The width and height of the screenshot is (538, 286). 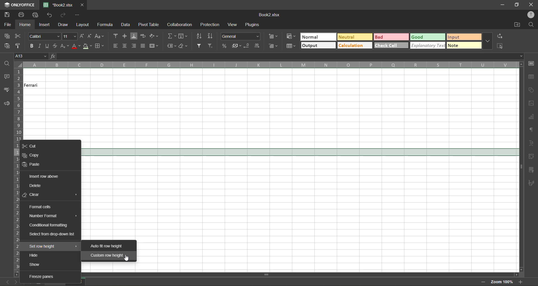 I want to click on change case, so click(x=100, y=37).